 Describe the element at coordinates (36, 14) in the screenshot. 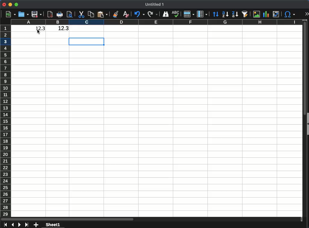

I see `save` at that location.